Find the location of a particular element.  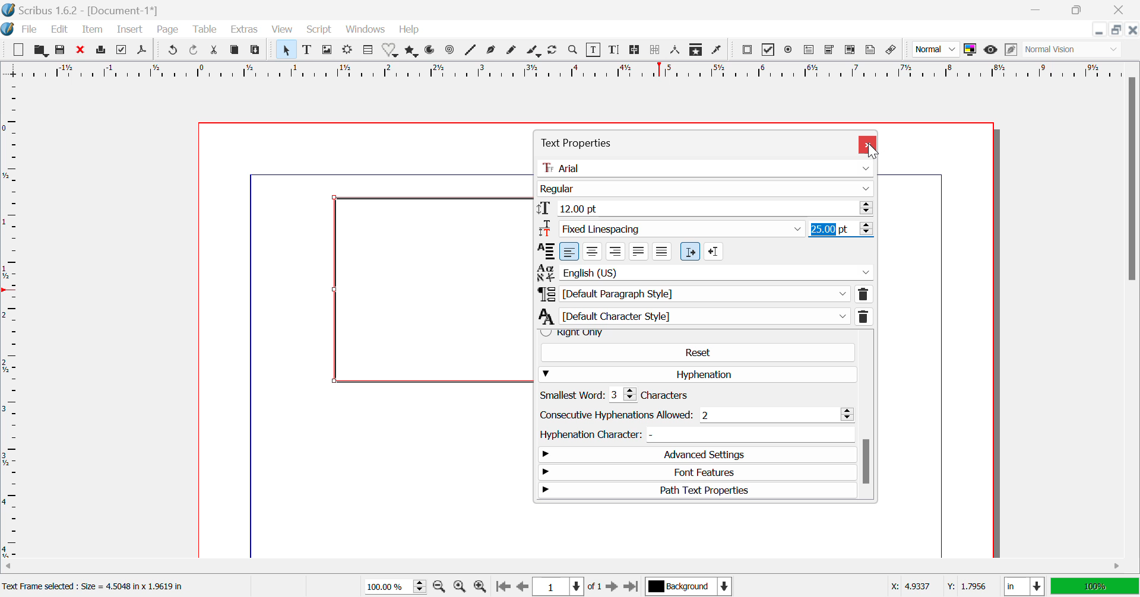

File is located at coordinates (29, 30).